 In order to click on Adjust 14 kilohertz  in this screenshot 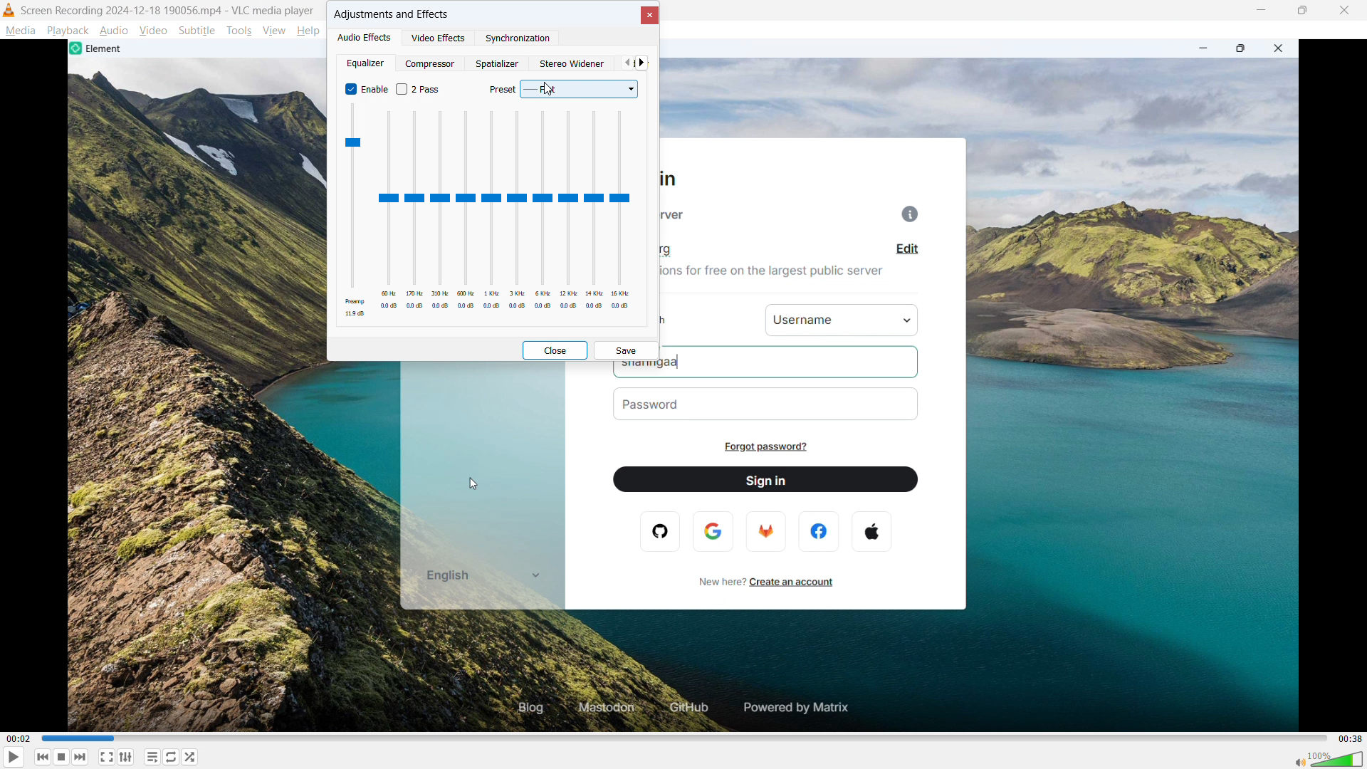, I will do `click(593, 211)`.